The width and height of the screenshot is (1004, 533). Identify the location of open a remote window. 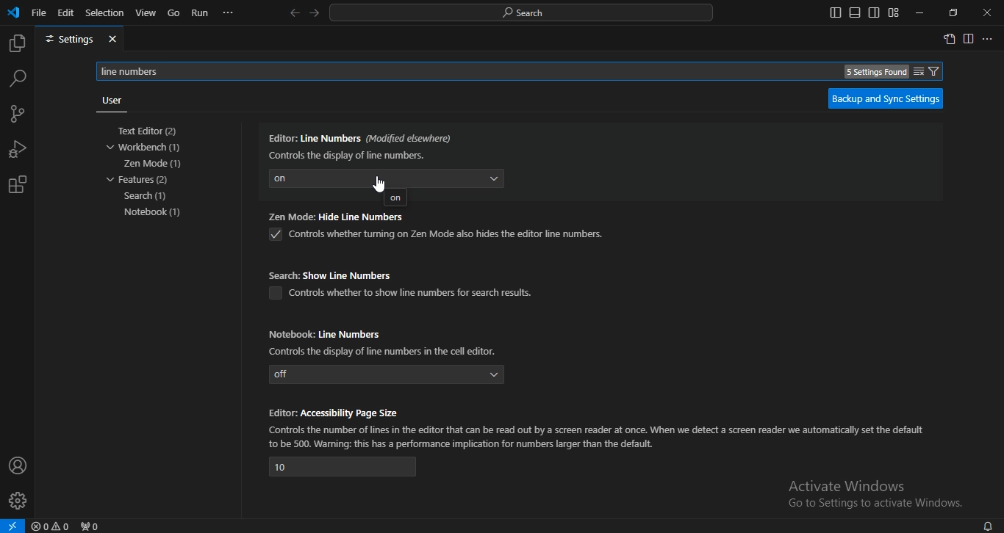
(12, 526).